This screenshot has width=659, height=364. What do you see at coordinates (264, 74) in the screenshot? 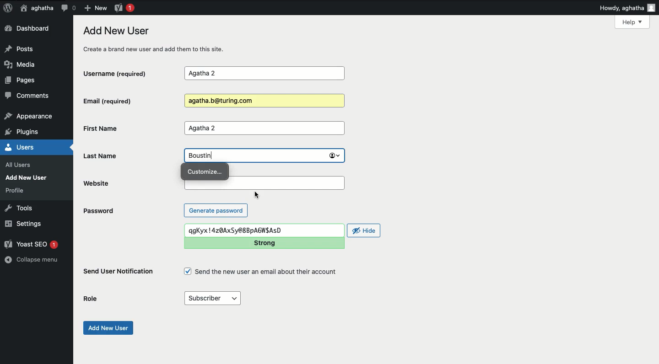
I see `Agatha 2` at bounding box center [264, 74].